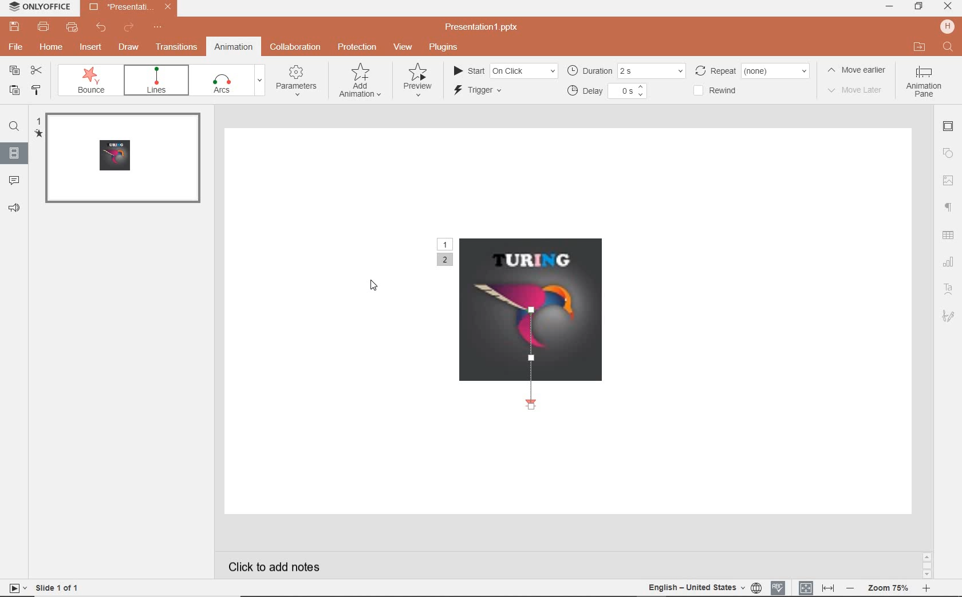 The height and width of the screenshot is (597, 962). Describe the element at coordinates (919, 47) in the screenshot. I see `open file location` at that location.